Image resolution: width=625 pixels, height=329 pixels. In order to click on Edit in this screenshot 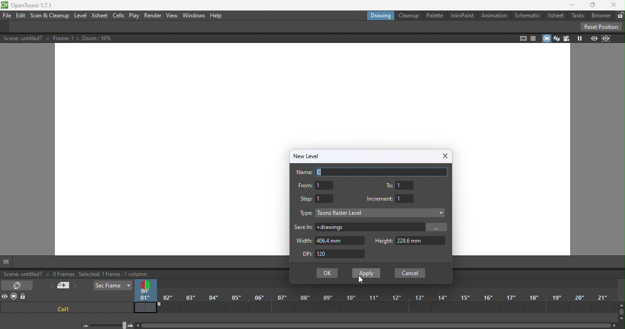, I will do `click(22, 16)`.